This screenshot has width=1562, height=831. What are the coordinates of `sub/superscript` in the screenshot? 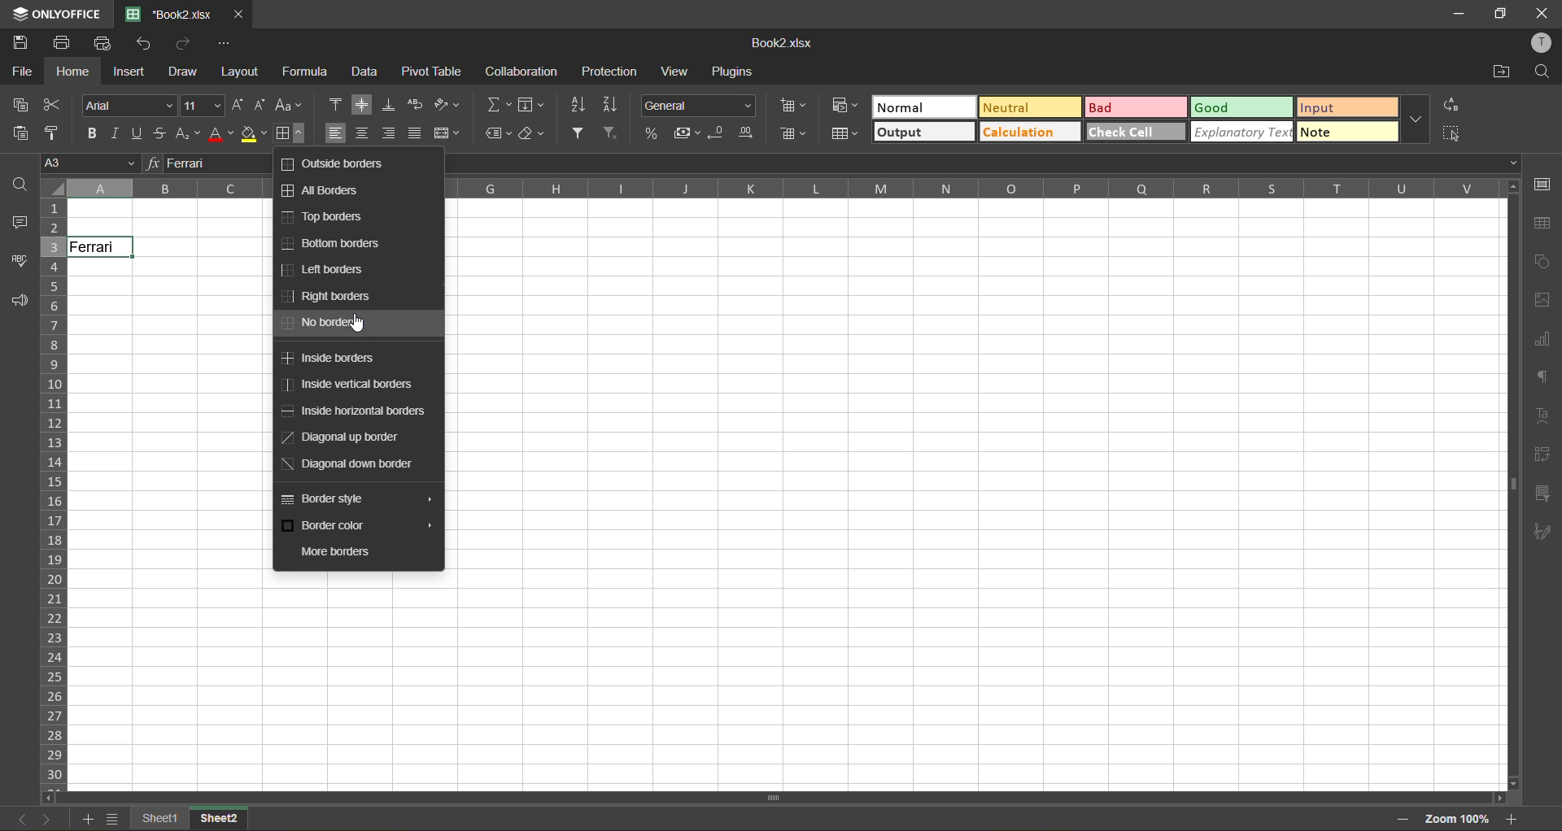 It's located at (188, 135).